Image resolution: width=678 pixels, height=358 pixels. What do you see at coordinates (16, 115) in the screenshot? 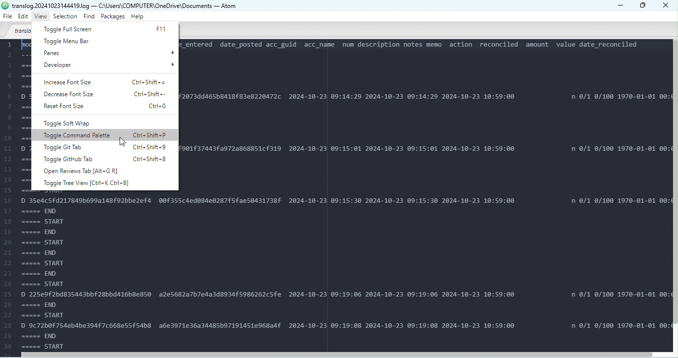
I see `number series ` at bounding box center [16, 115].